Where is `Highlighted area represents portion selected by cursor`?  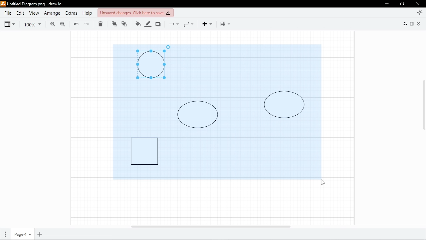
Highlighted area represents portion selected by cursor is located at coordinates (143, 105).